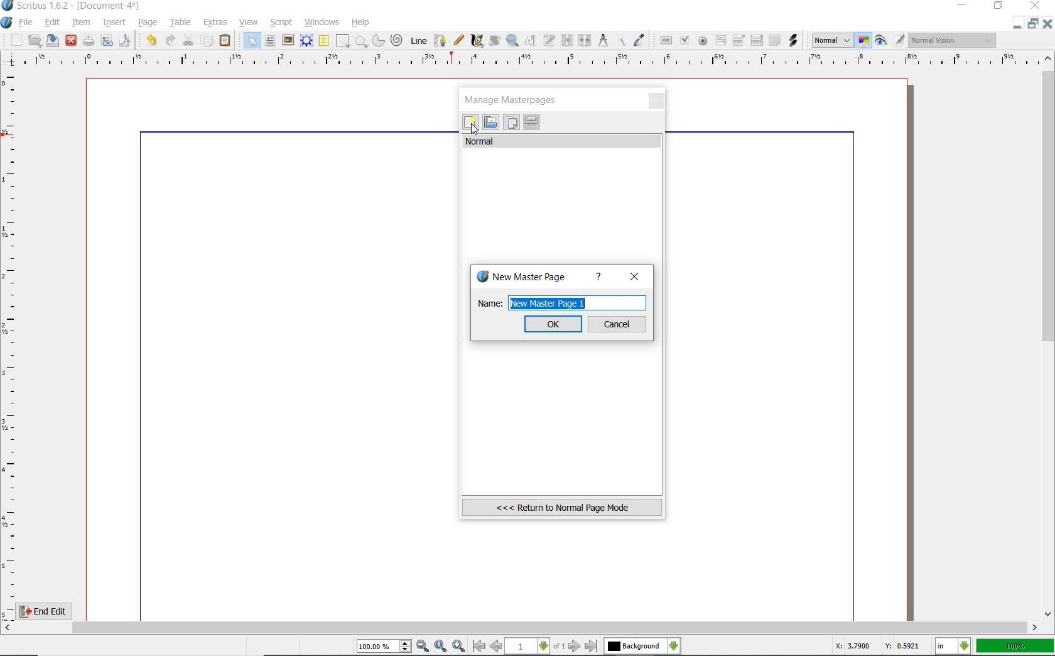  I want to click on freehand line, so click(457, 41).